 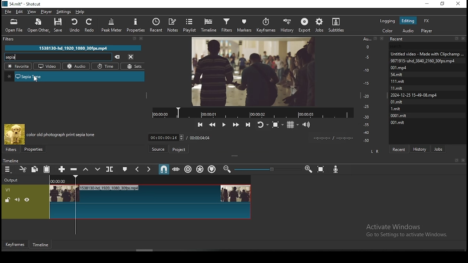 I want to click on save, so click(x=59, y=25).